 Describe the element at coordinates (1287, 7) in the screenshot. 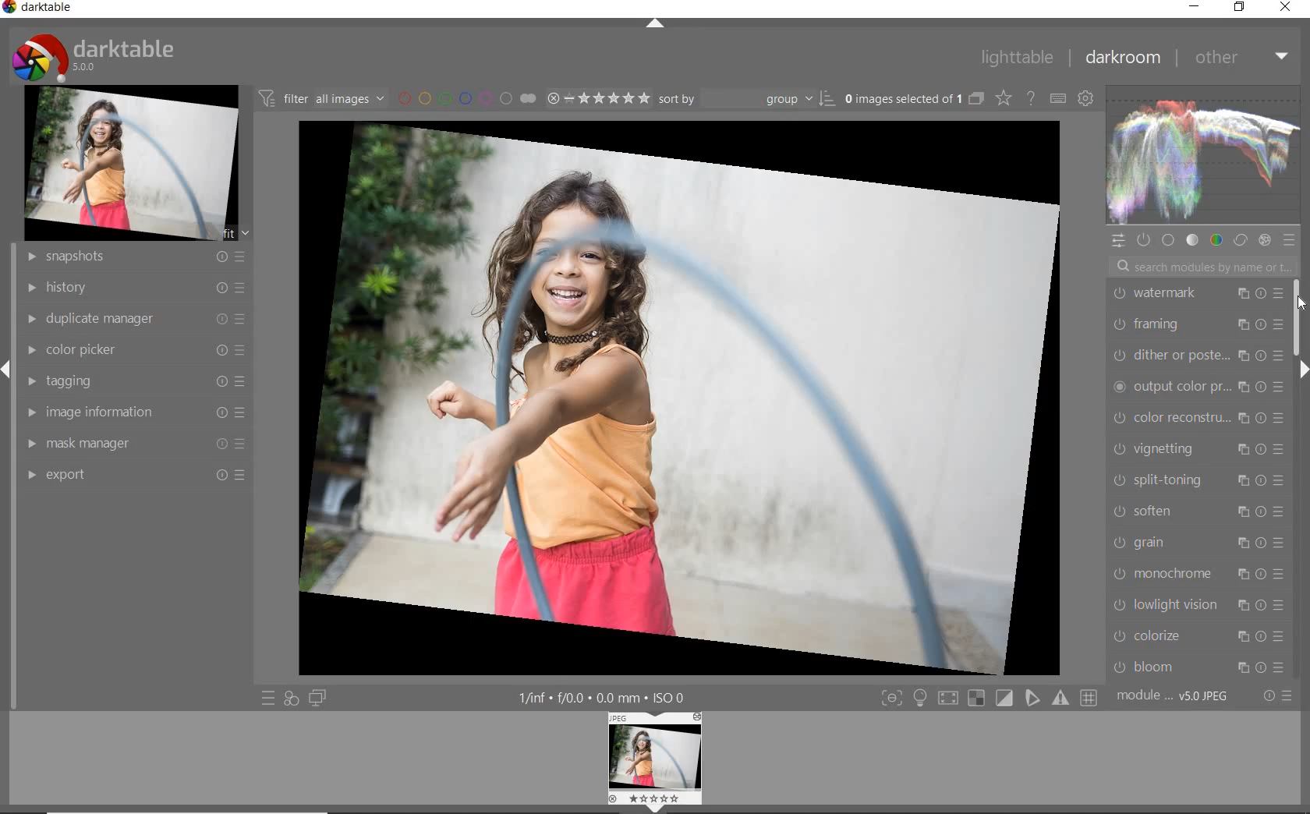

I see `close` at that location.